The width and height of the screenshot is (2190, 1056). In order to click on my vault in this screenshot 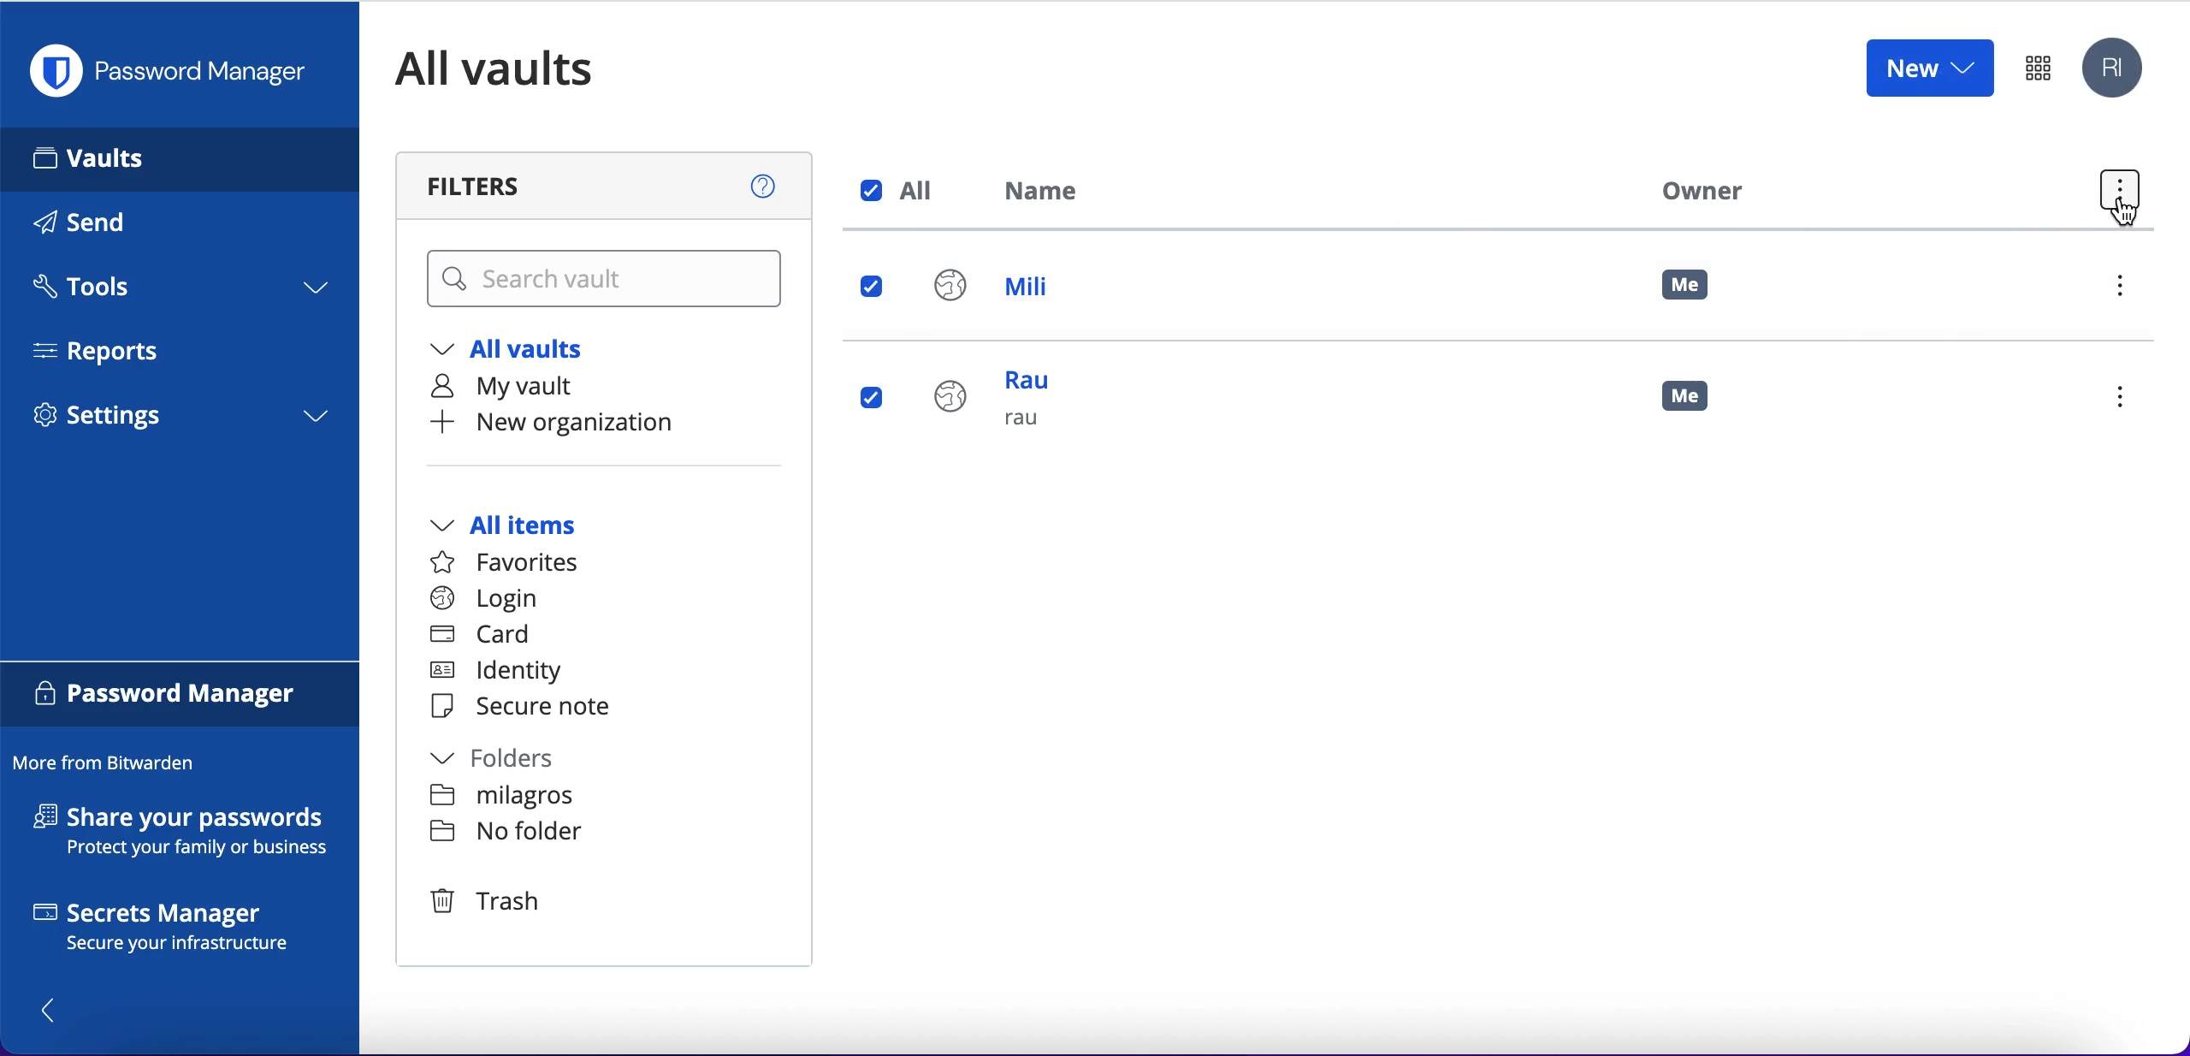, I will do `click(520, 386)`.